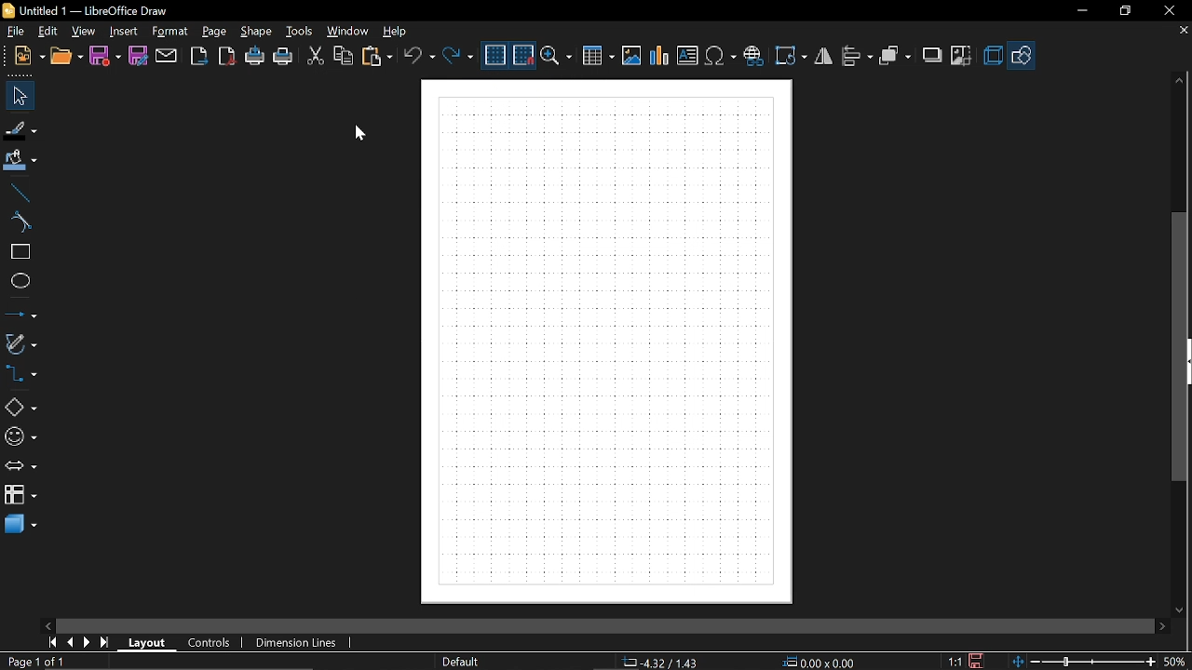  Describe the element at coordinates (792, 55) in the screenshot. I see `Transfromation` at that location.